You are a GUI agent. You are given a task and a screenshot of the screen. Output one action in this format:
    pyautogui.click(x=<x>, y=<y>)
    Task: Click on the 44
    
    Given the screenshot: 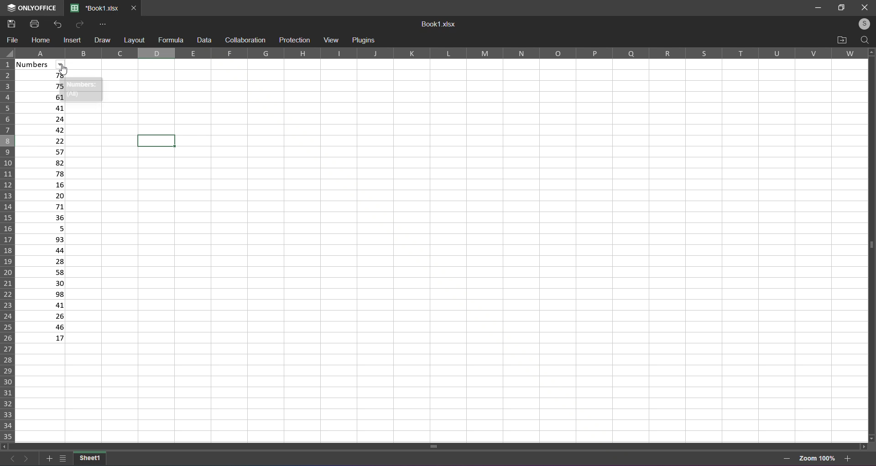 What is the action you would take?
    pyautogui.click(x=41, y=250)
    